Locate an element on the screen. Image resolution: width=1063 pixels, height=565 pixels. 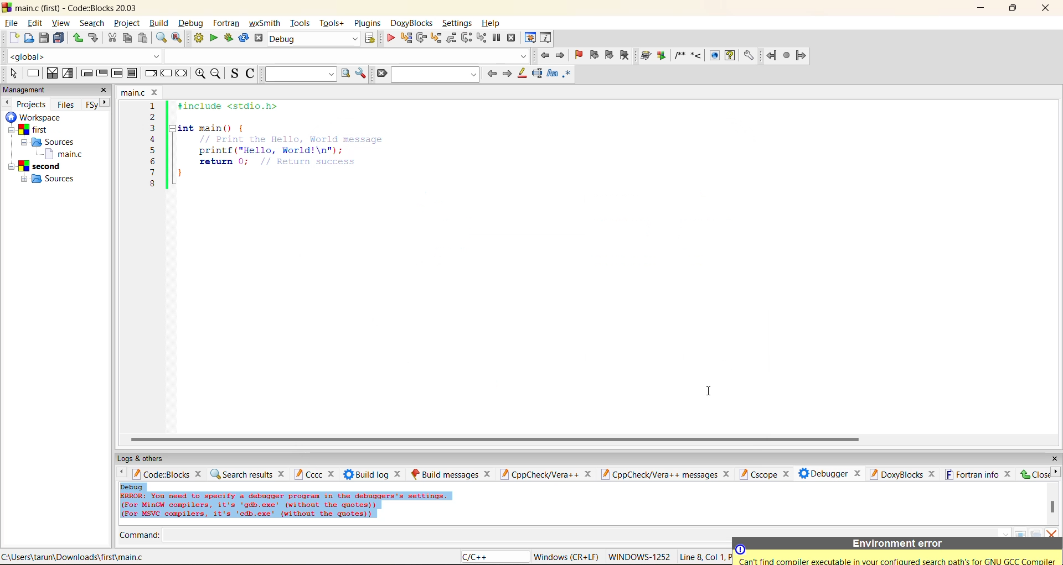
help is located at coordinates (492, 23).